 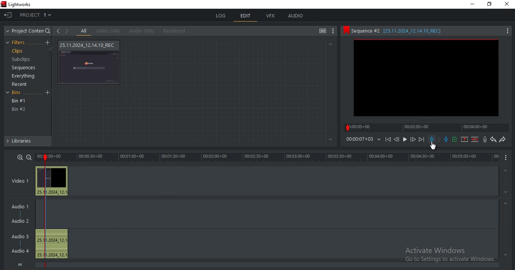 What do you see at coordinates (108, 31) in the screenshot?
I see `video only` at bounding box center [108, 31].